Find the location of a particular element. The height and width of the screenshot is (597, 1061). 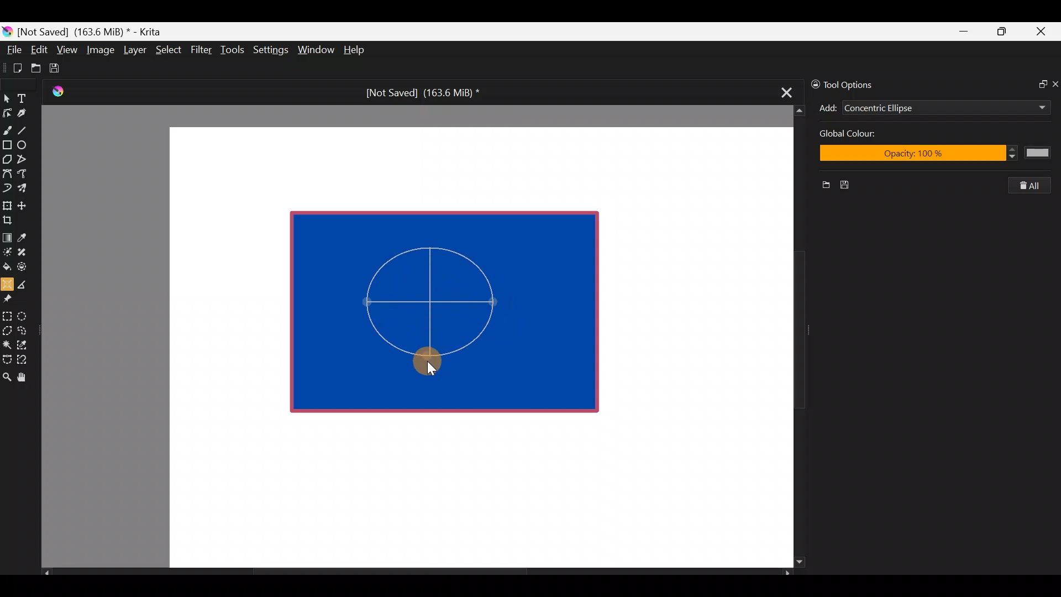

Clear all is located at coordinates (1034, 185).